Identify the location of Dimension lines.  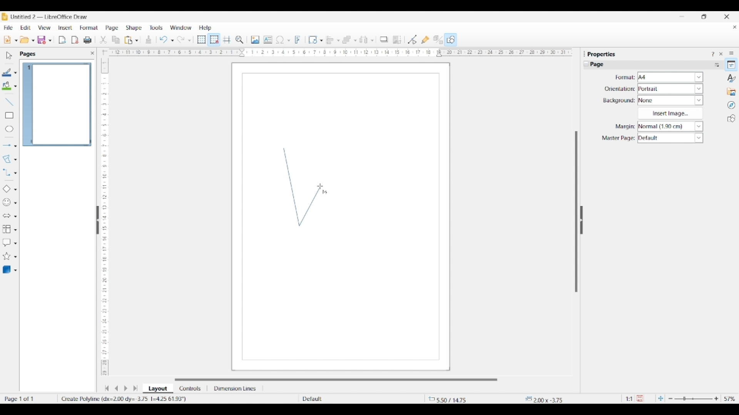
(236, 388).